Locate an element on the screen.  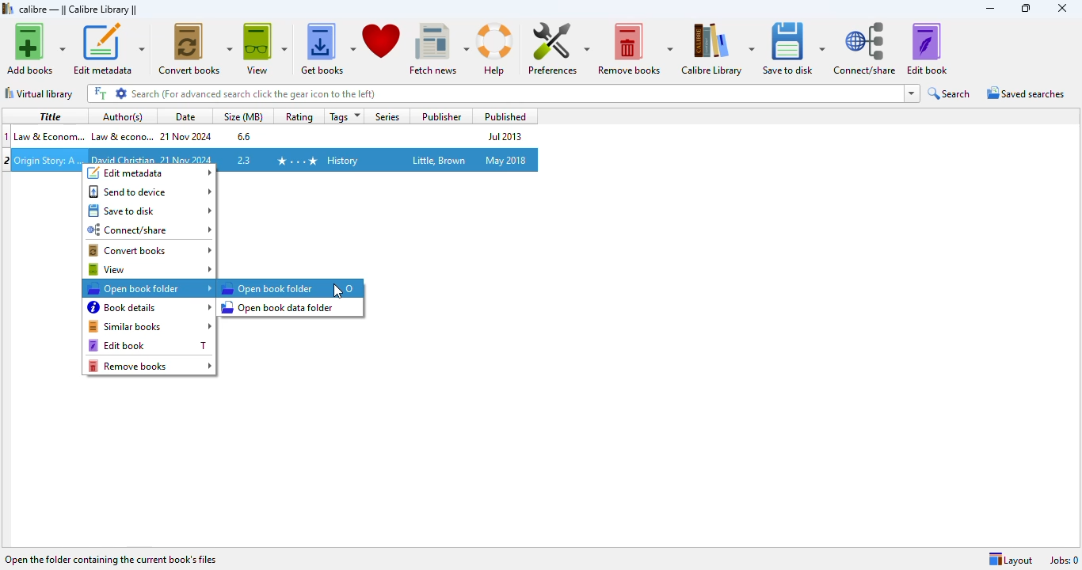
view is located at coordinates (265, 47).